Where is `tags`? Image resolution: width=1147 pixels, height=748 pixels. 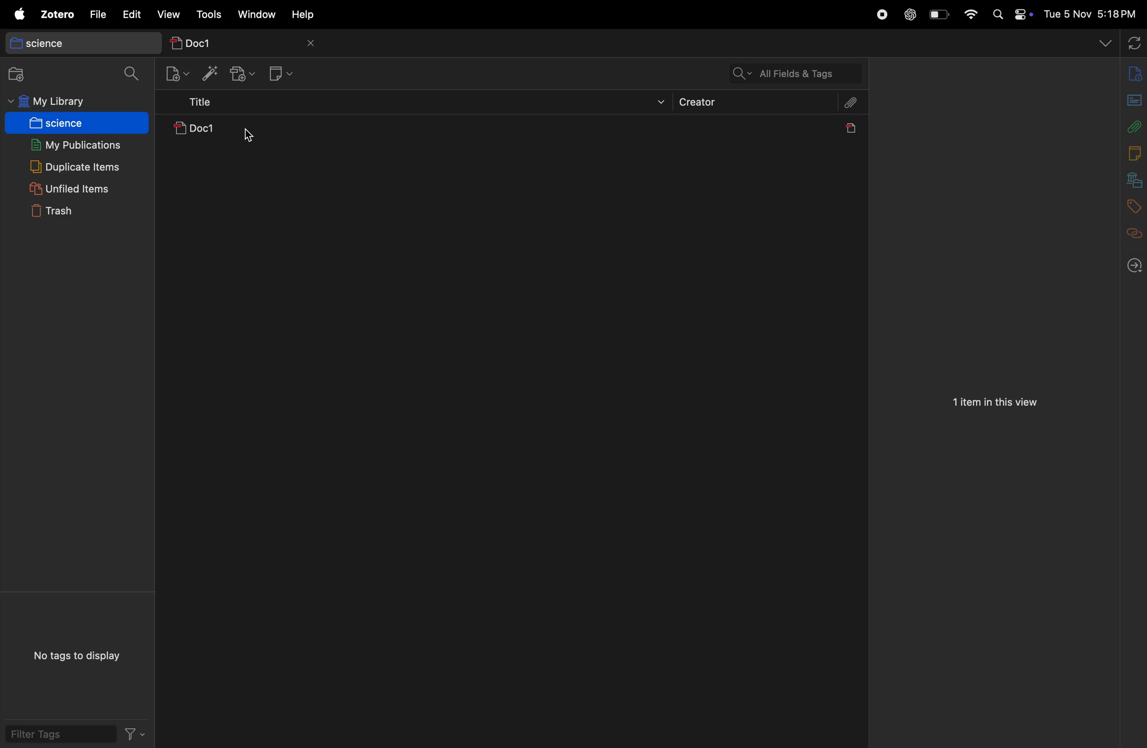
tags is located at coordinates (1131, 203).